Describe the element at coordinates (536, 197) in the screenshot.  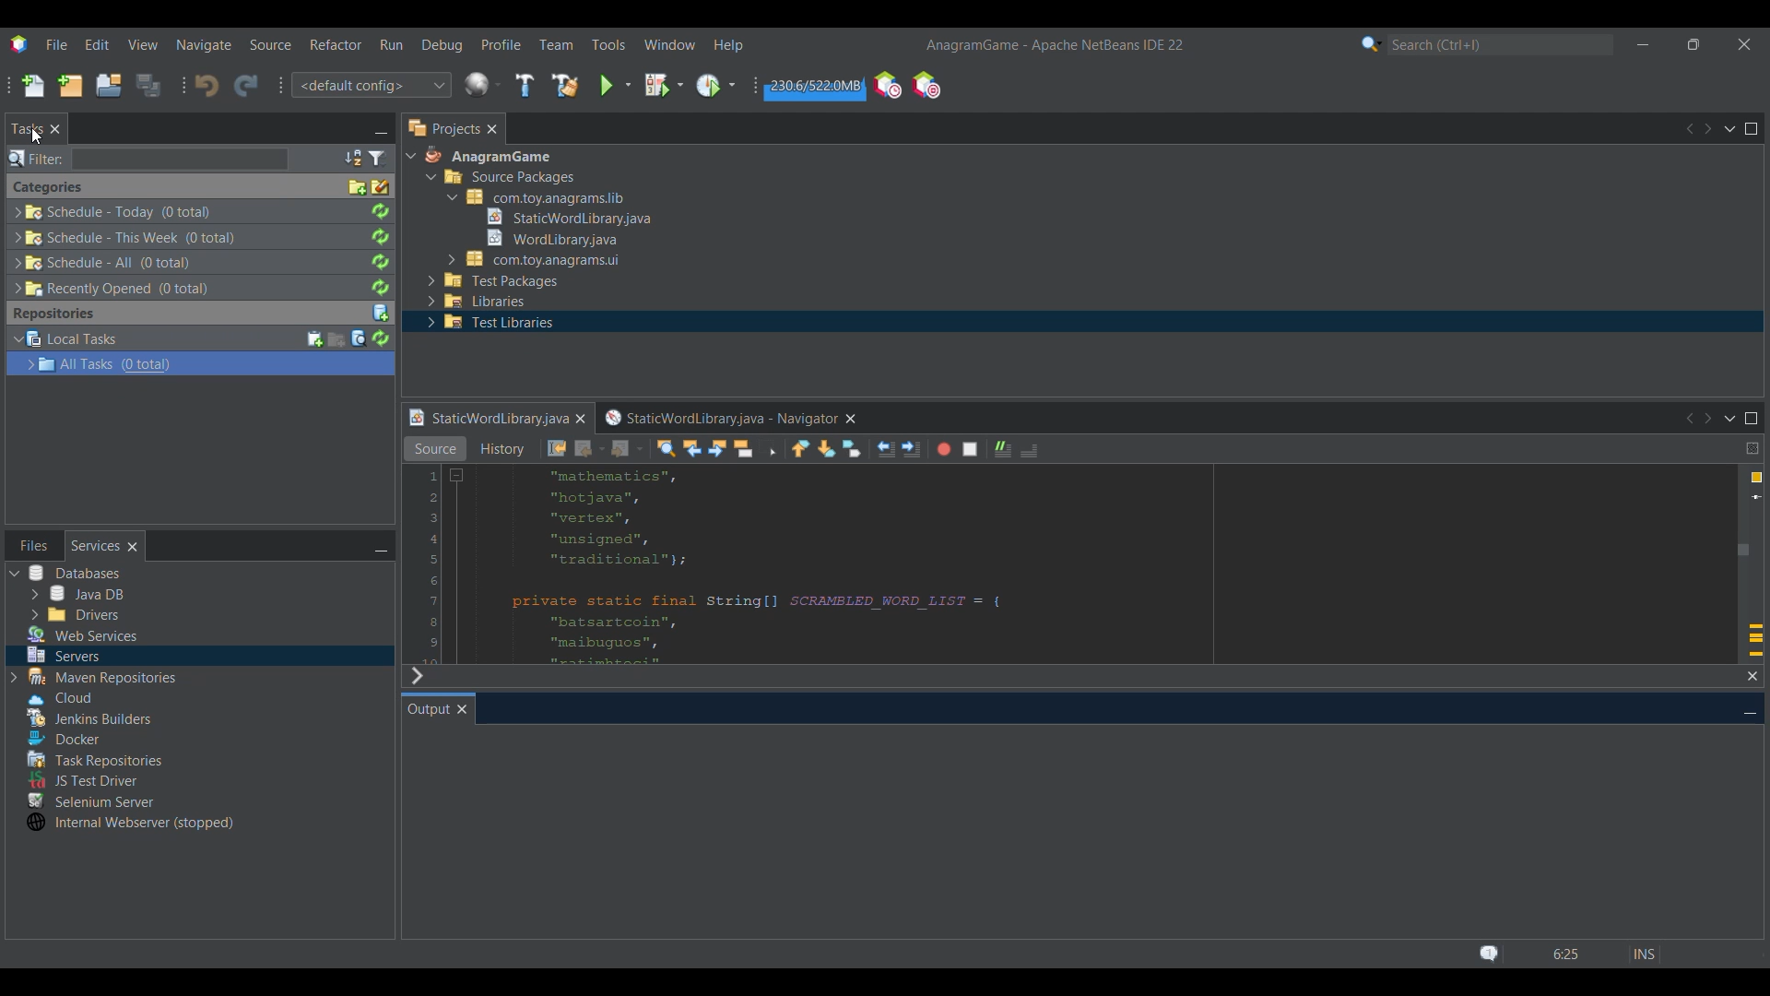
I see `` at that location.